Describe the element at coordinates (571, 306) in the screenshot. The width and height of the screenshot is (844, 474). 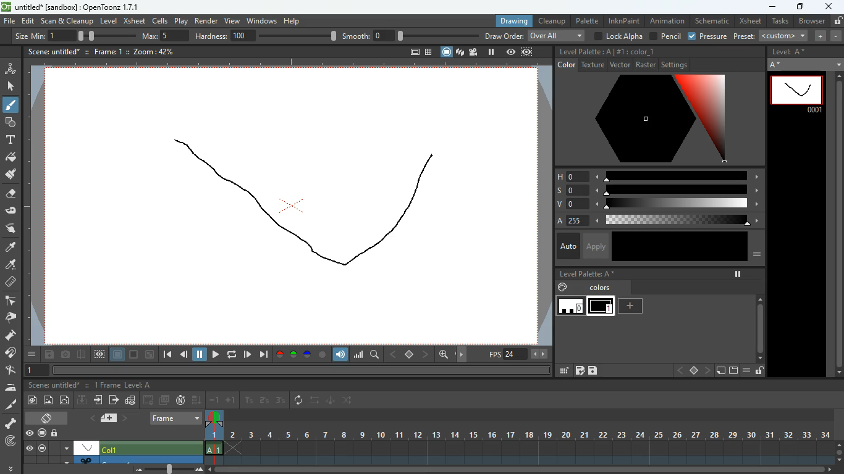
I see `frame0` at that location.